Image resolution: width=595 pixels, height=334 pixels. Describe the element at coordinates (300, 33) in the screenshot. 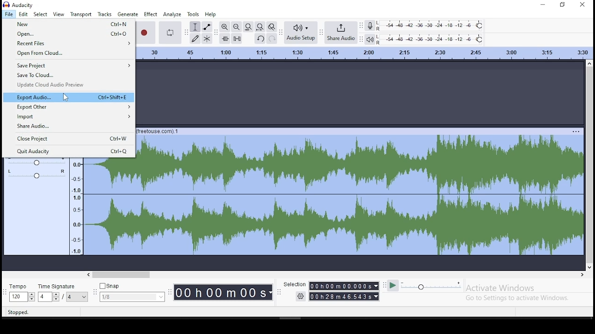

I see `audio setup` at that location.